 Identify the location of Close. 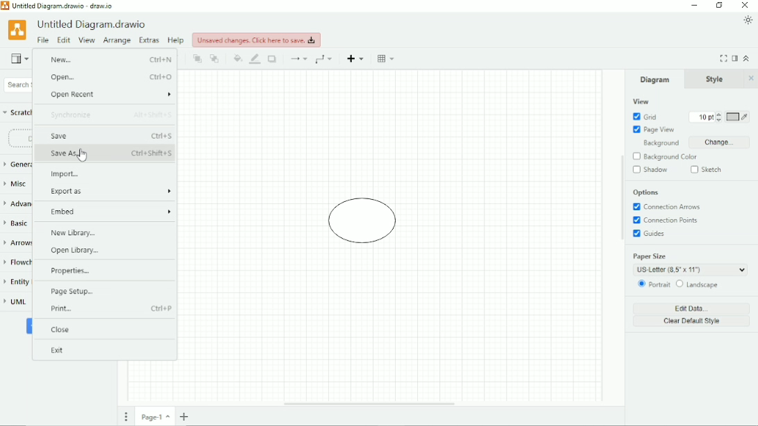
(752, 78).